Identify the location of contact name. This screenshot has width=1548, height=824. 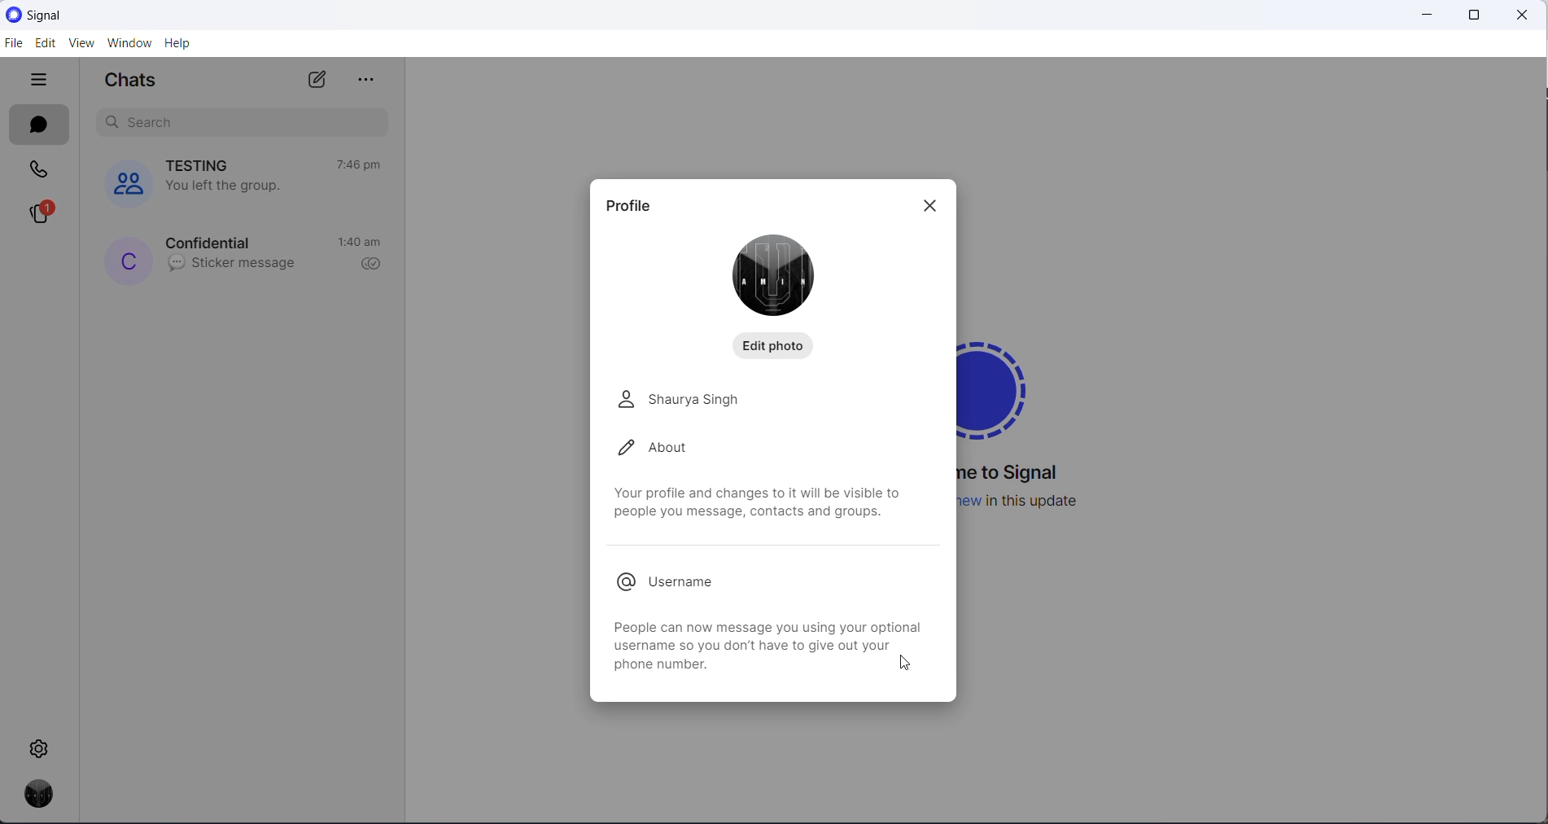
(212, 242).